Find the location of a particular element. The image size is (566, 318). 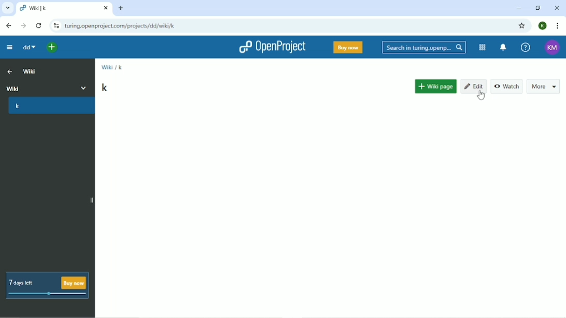

Help is located at coordinates (525, 47).